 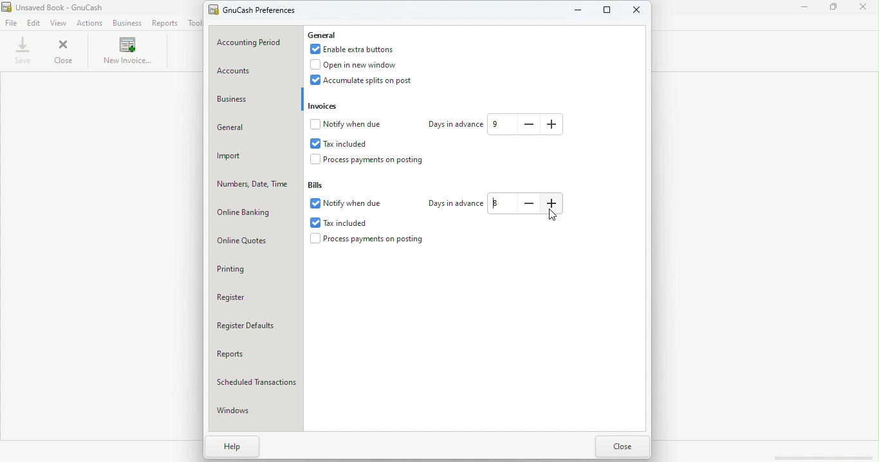 I want to click on Close, so click(x=624, y=447).